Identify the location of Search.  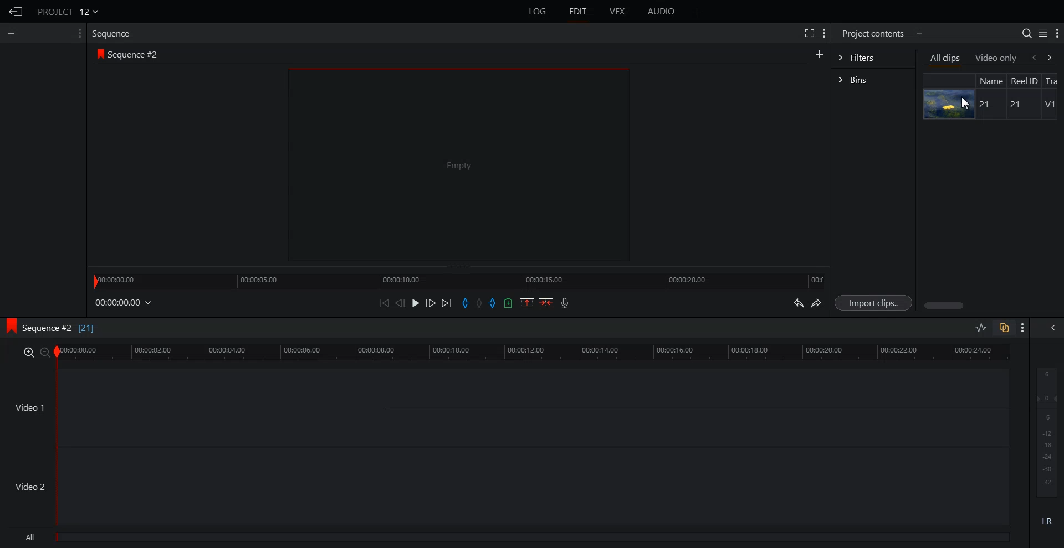
(1027, 33).